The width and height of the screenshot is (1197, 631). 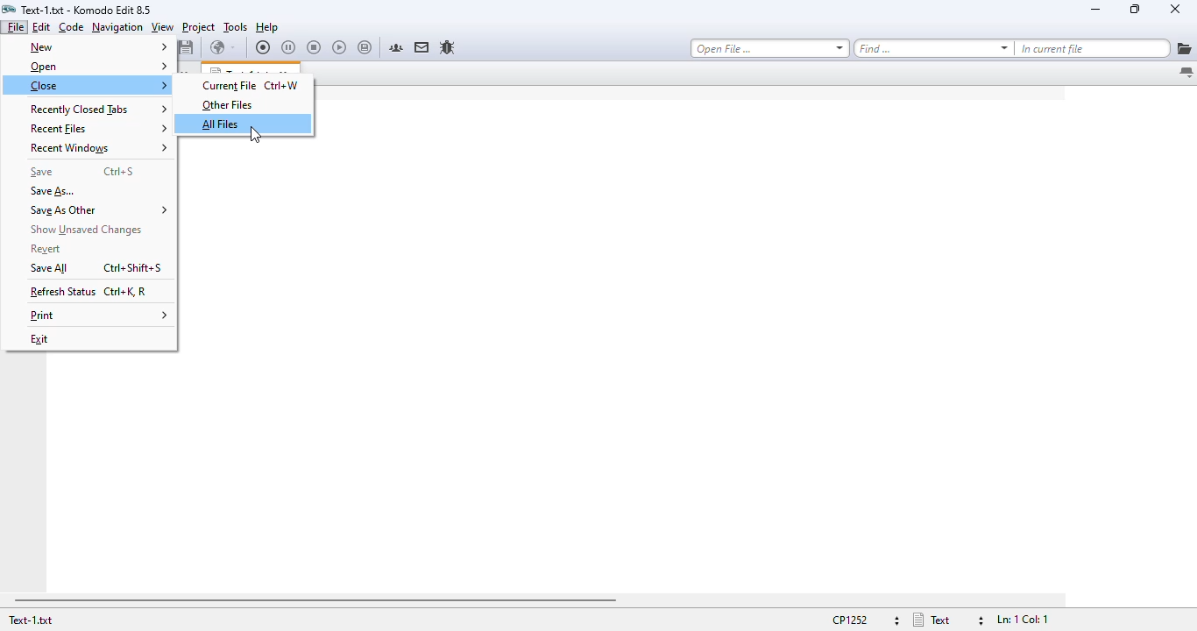 What do you see at coordinates (1093, 48) in the screenshot?
I see `in current file` at bounding box center [1093, 48].